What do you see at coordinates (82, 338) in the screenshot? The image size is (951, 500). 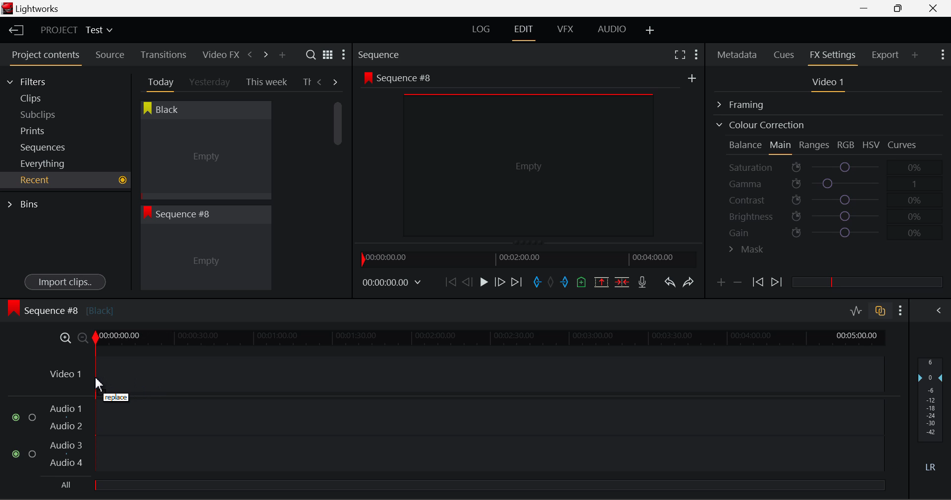 I see `Timeline Zoom Out` at bounding box center [82, 338].